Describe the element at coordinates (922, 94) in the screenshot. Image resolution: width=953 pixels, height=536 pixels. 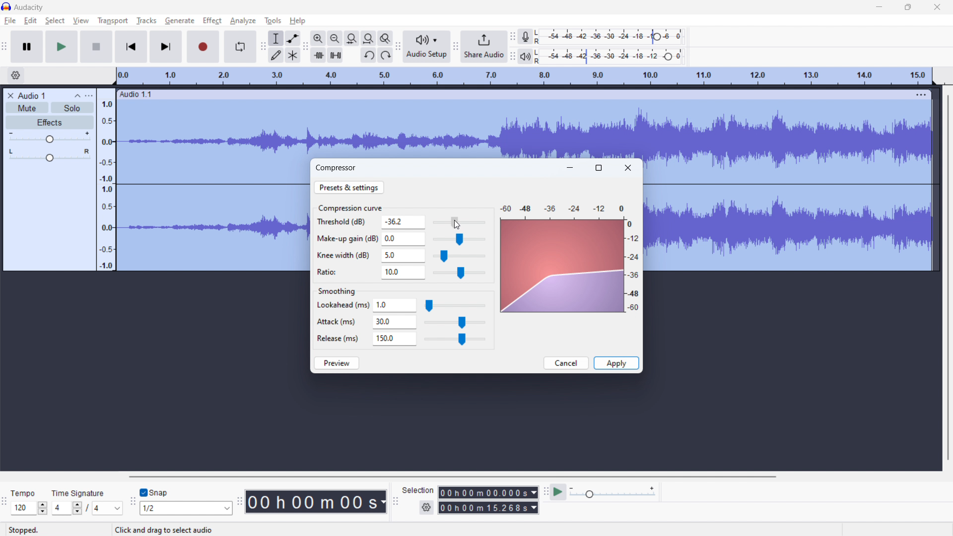
I see `menu` at that location.